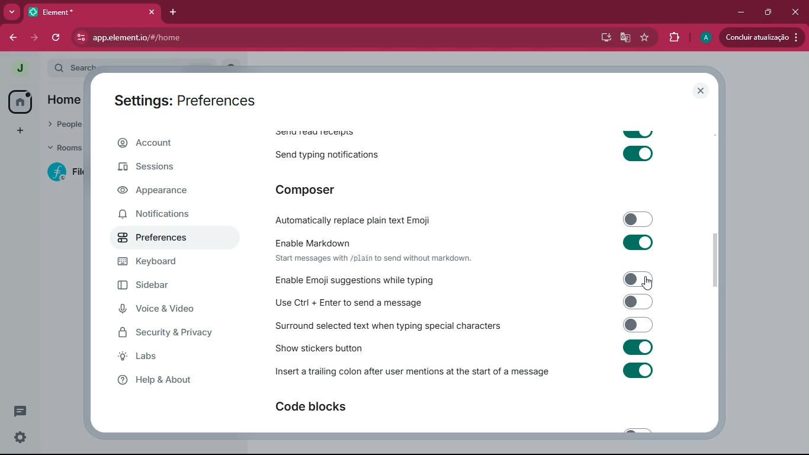 This screenshot has width=809, height=455. Describe the element at coordinates (159, 169) in the screenshot. I see `sessions` at that location.